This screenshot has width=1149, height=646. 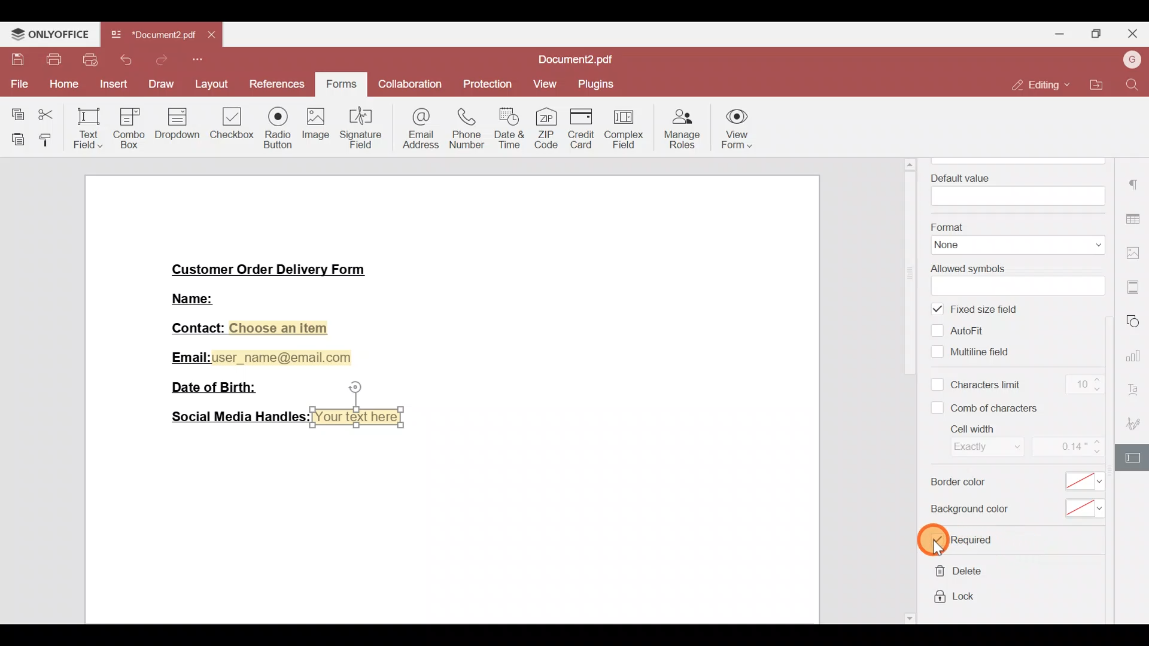 I want to click on Background color, so click(x=1013, y=510).